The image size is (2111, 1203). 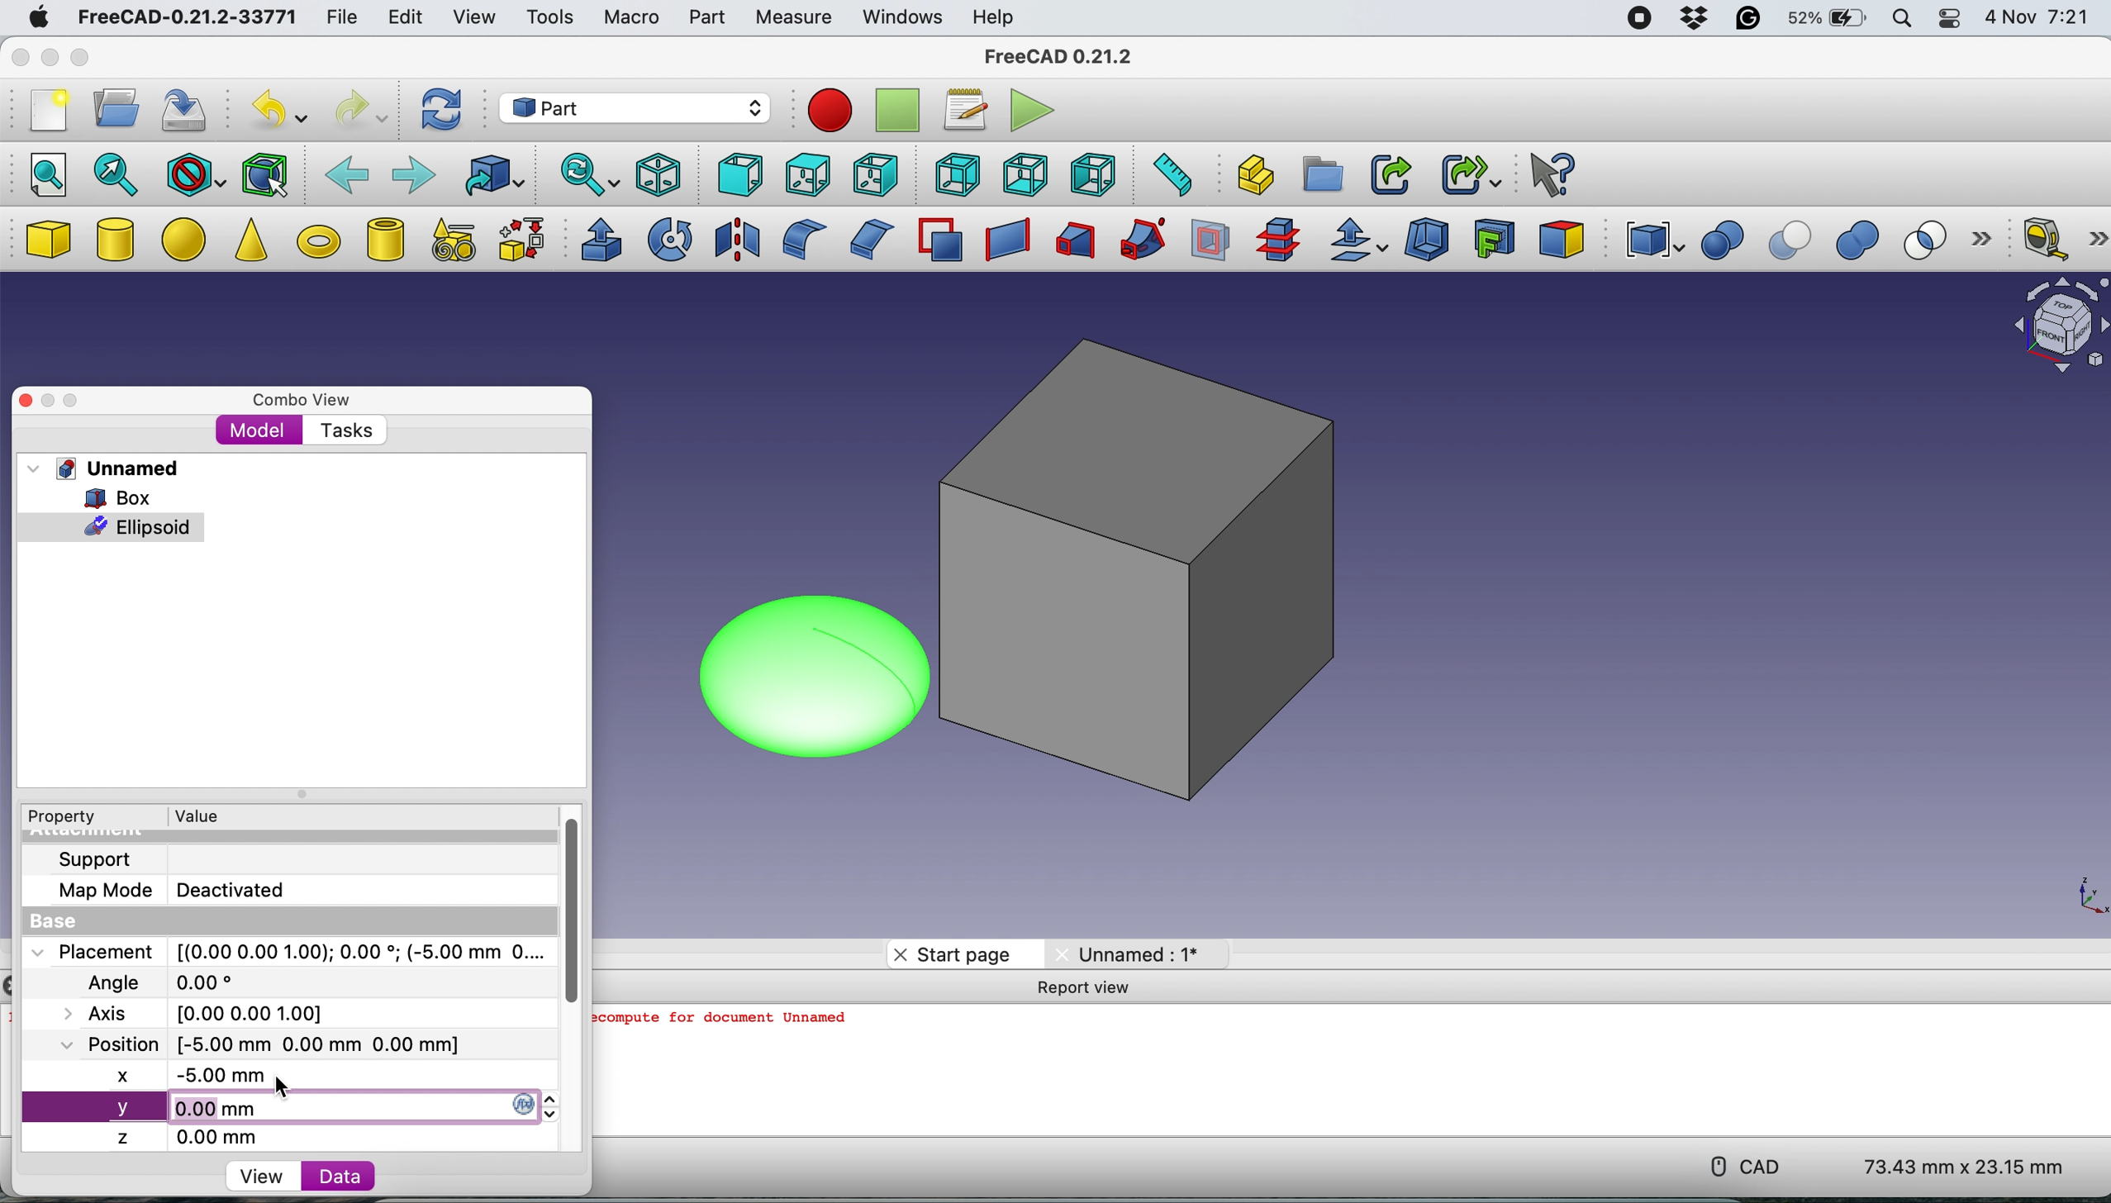 What do you see at coordinates (1722, 241) in the screenshot?
I see `boolean` at bounding box center [1722, 241].